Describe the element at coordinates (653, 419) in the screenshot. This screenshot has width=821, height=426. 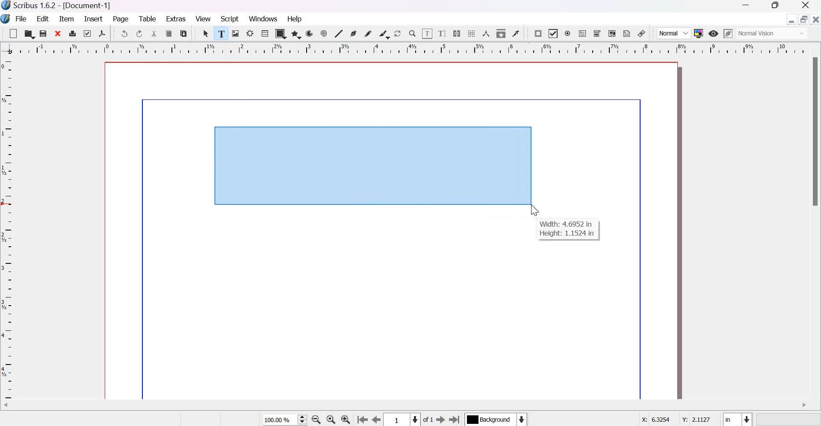
I see `X: 6.3254` at that location.